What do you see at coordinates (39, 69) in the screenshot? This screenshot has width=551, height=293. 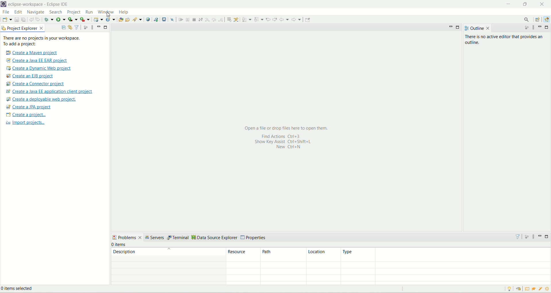 I see `create a Dynamic web project` at bounding box center [39, 69].